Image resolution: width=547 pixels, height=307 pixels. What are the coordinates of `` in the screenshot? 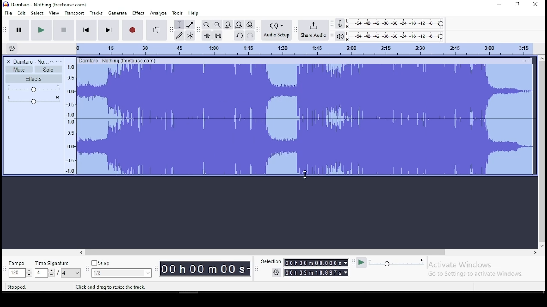 It's located at (258, 29).